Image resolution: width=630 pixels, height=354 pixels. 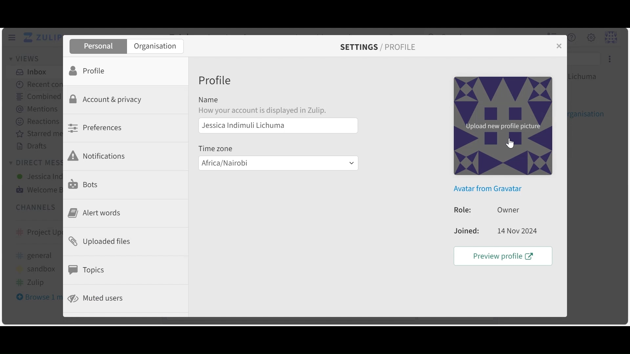 I want to click on Timezone, so click(x=216, y=147).